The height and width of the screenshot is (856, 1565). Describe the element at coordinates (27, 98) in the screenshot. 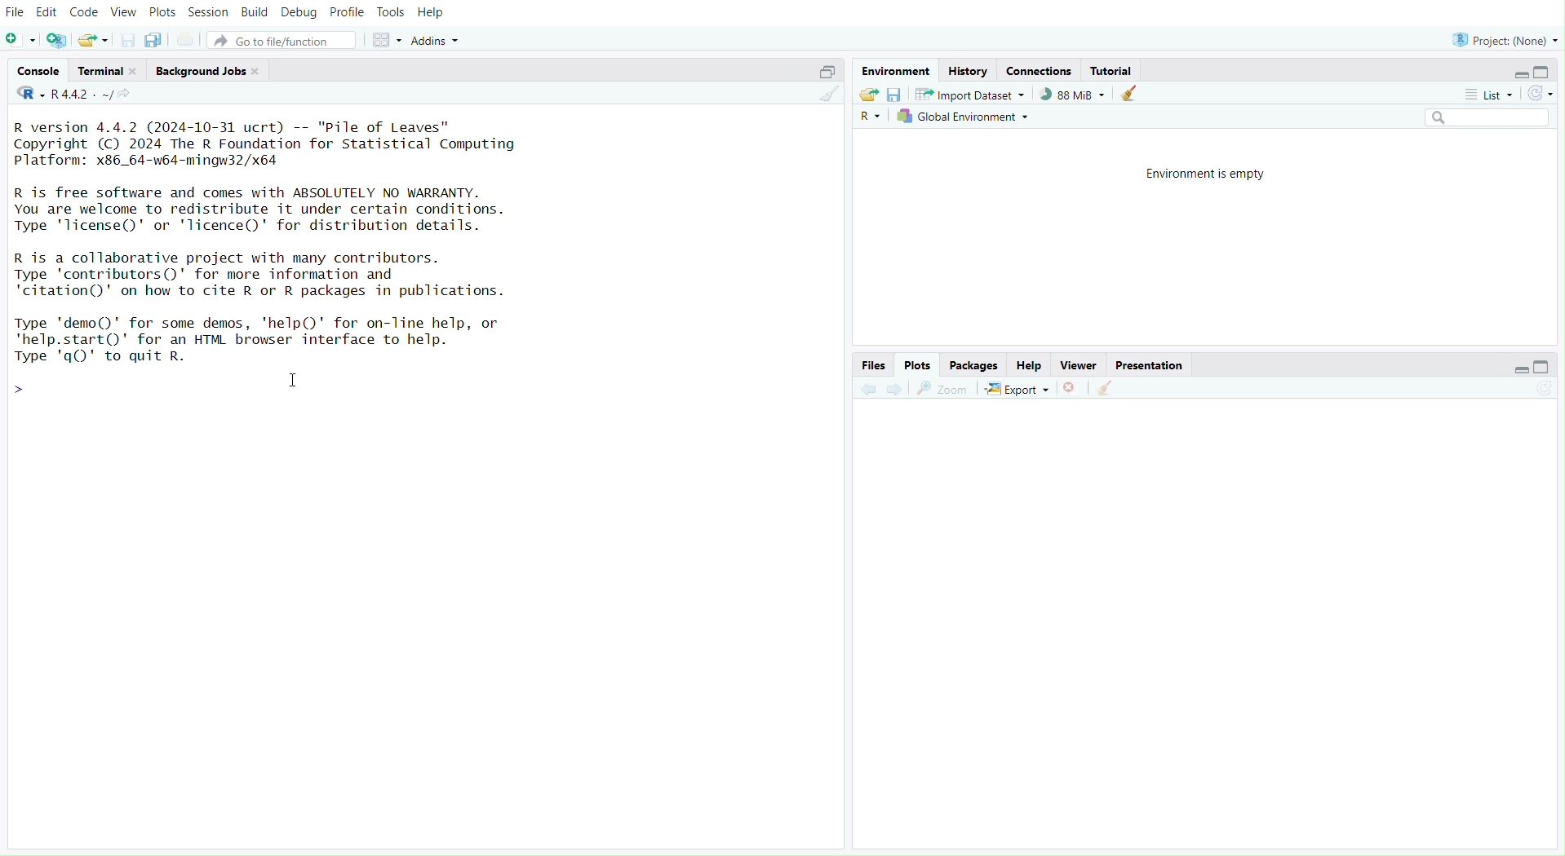

I see `R` at that location.